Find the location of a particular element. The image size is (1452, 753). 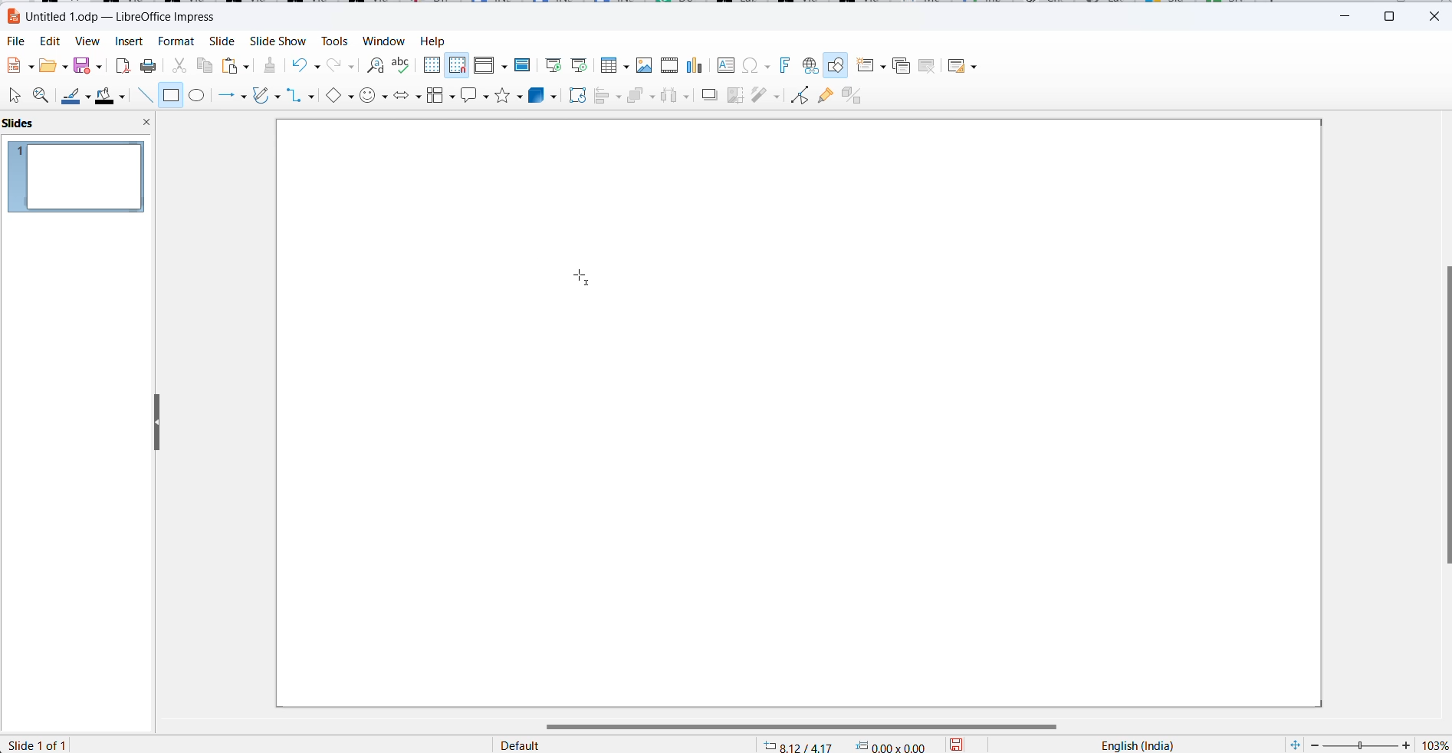

arrange is located at coordinates (641, 97).